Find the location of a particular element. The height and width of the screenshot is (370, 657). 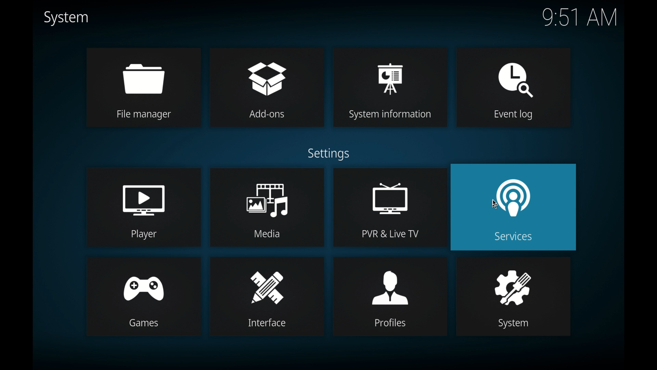

system is located at coordinates (66, 18).